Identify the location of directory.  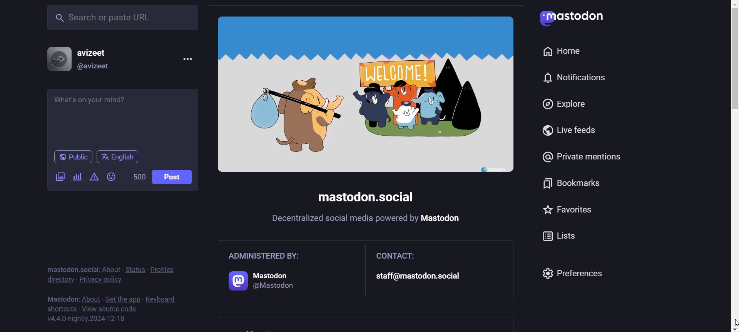
(60, 280).